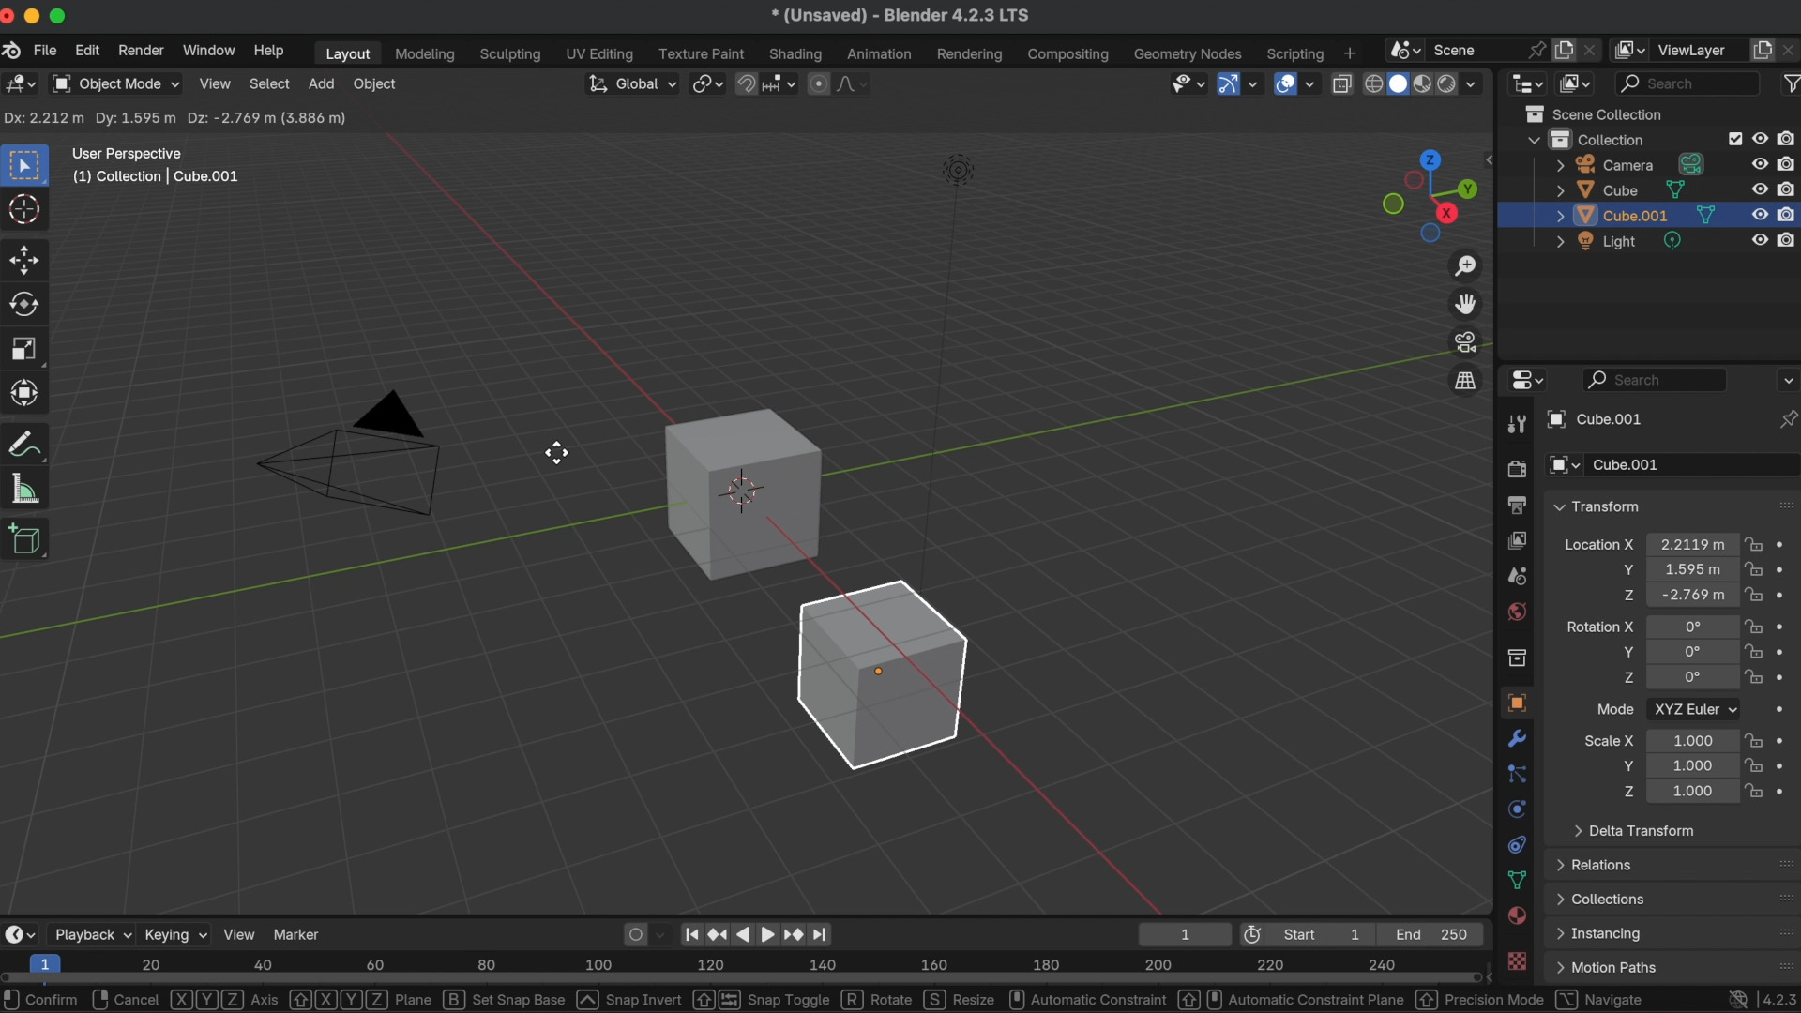 The height and width of the screenshot is (1013, 1801). I want to click on 1, so click(1181, 933).